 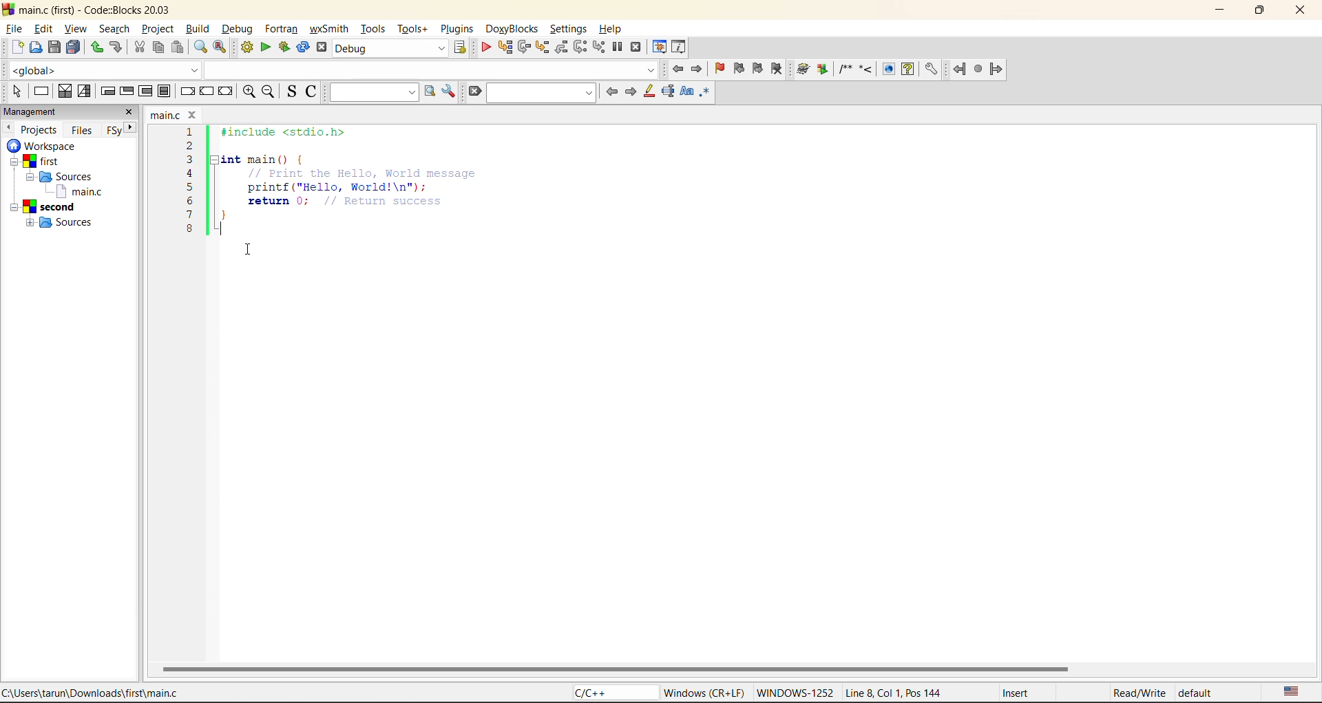 I want to click on code, so click(x=338, y=189).